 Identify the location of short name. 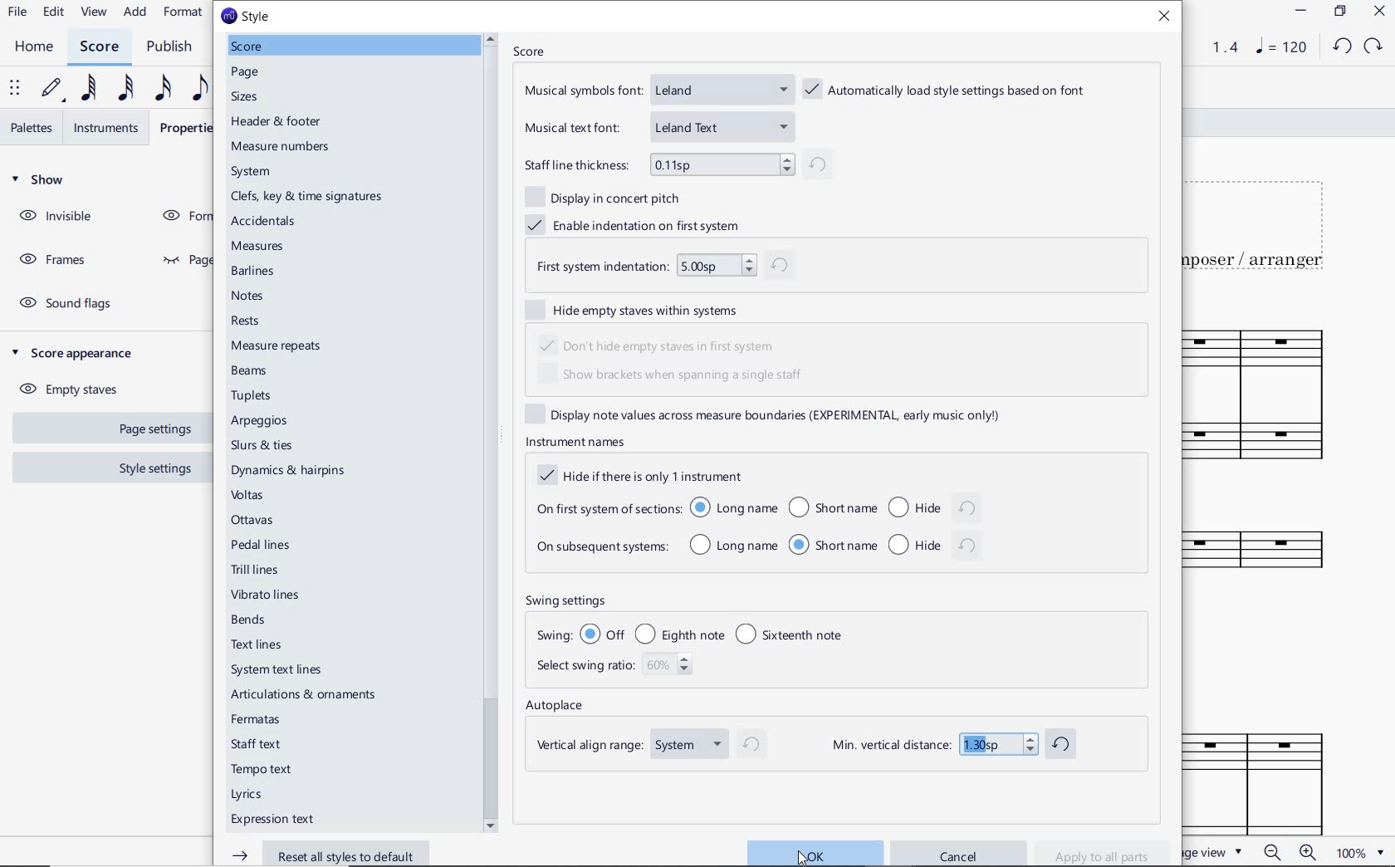
(833, 544).